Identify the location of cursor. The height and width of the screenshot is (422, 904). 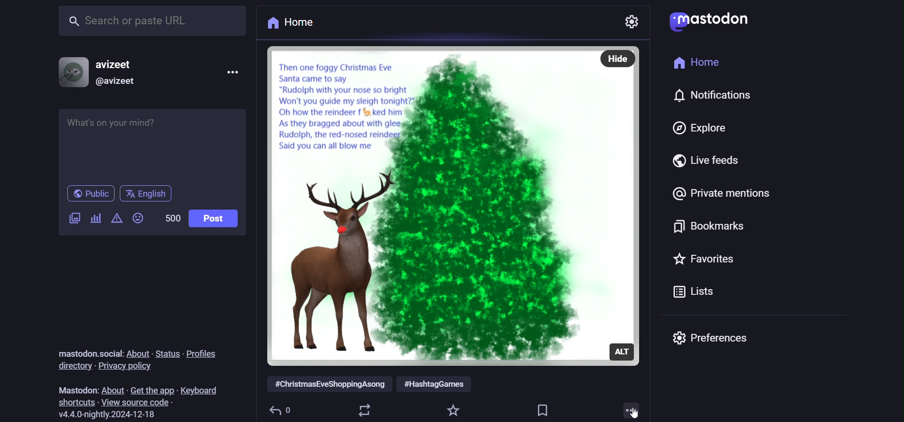
(641, 413).